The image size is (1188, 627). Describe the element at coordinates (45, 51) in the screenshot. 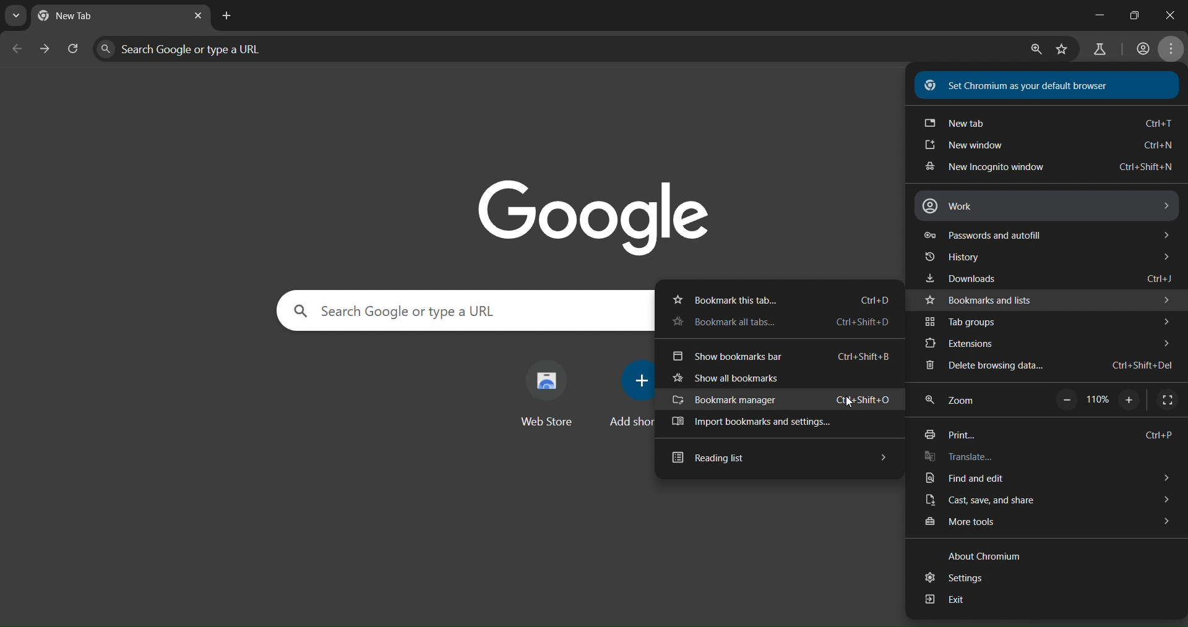

I see `go forward one page` at that location.